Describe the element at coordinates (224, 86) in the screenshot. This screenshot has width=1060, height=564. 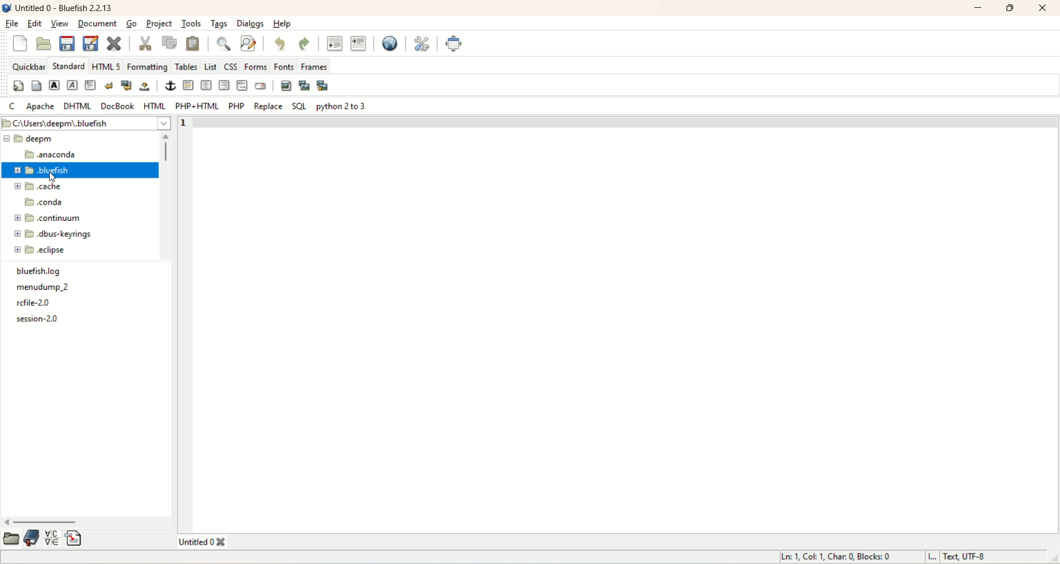
I see `right justify` at that location.